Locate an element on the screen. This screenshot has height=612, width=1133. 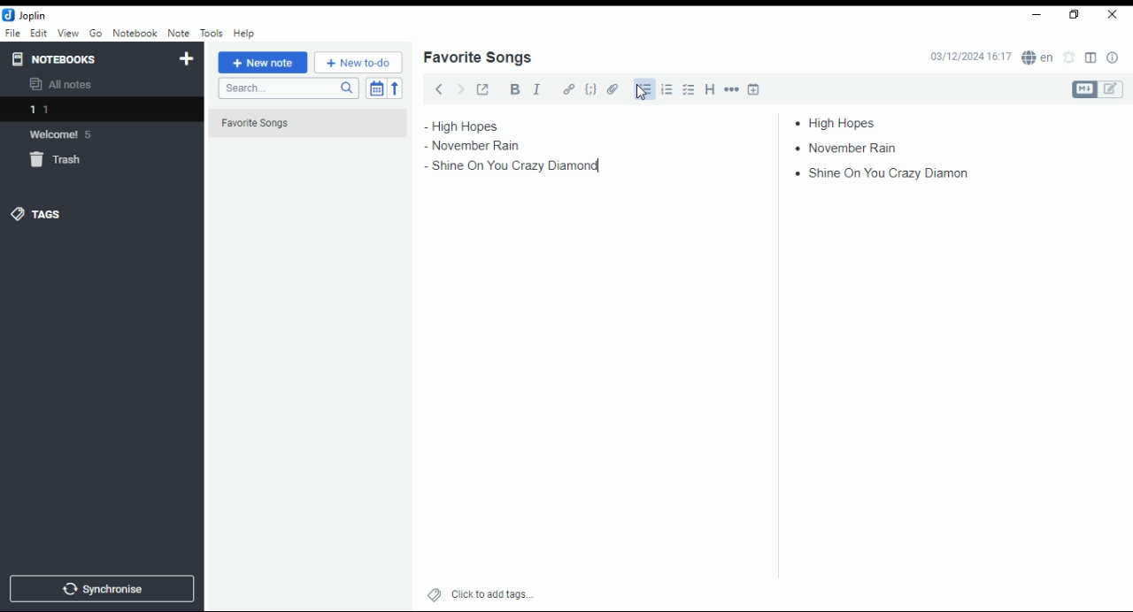
number list is located at coordinates (667, 88).